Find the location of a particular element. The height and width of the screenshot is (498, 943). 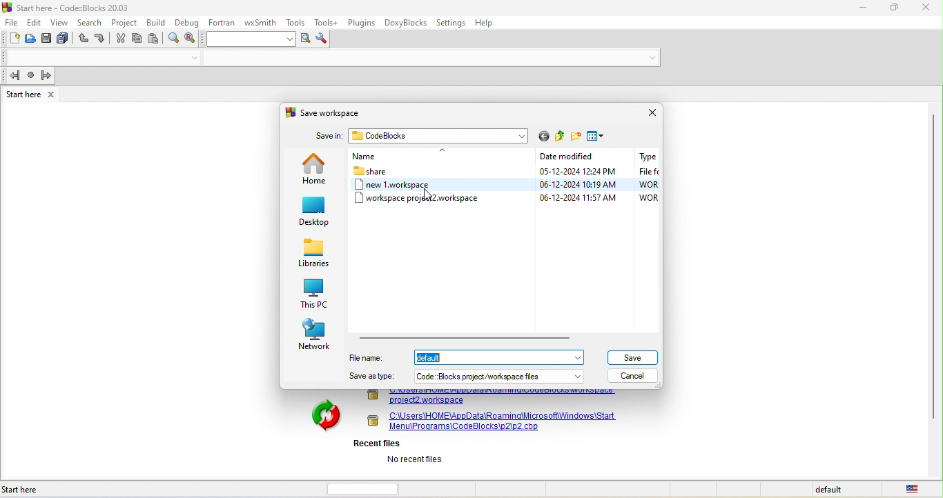

open is located at coordinates (32, 41).